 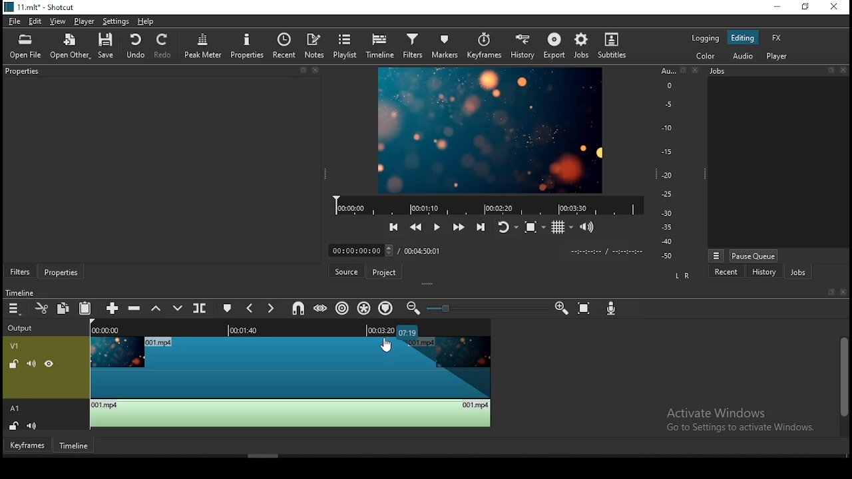 I want to click on history, so click(x=521, y=47).